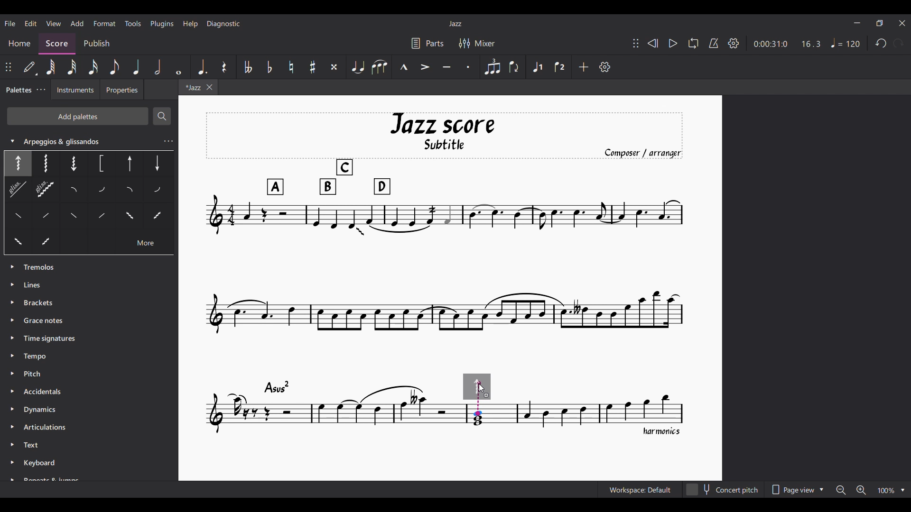 The image size is (911, 512). What do you see at coordinates (39, 303) in the screenshot?
I see `Brackets` at bounding box center [39, 303].